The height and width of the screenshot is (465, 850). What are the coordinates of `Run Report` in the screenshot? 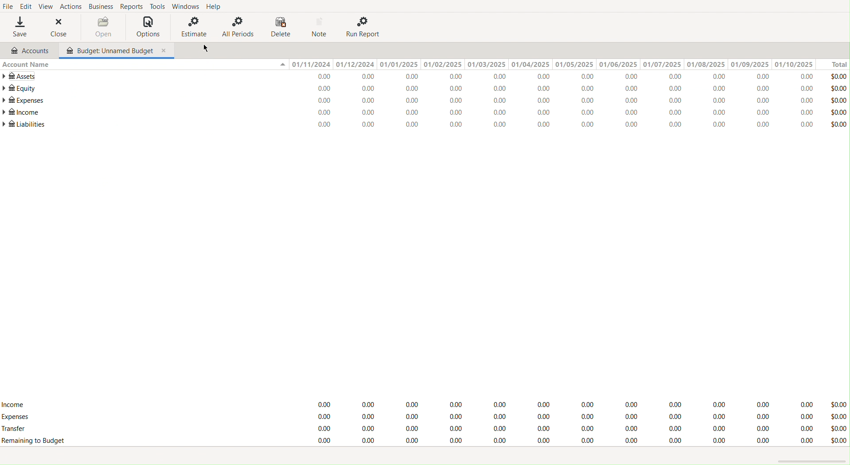 It's located at (363, 27).